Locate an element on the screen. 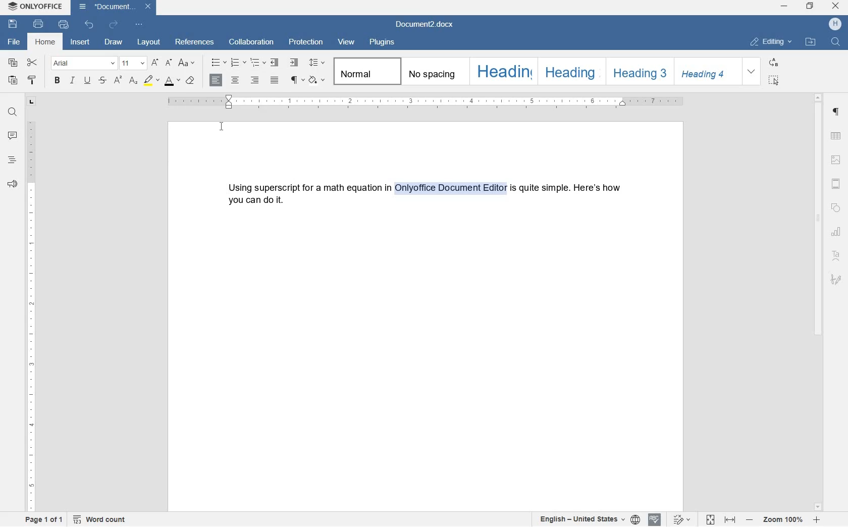  undo is located at coordinates (89, 24).